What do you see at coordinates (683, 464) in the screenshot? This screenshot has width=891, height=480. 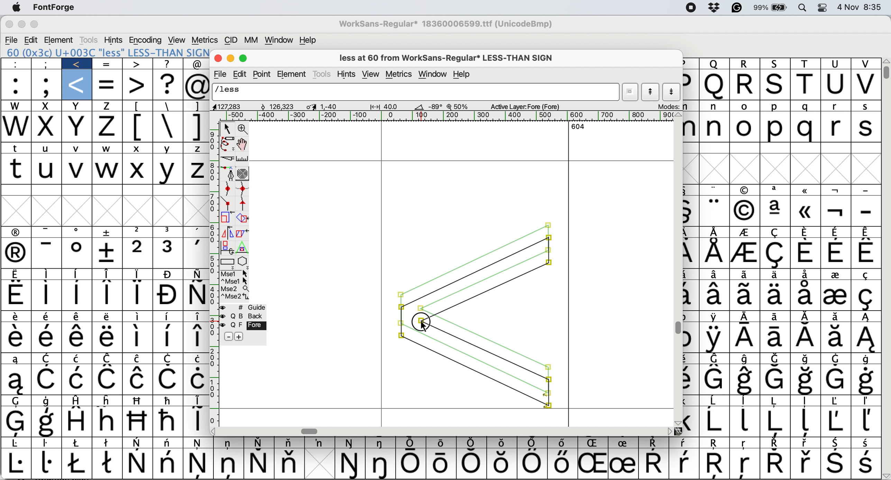 I see `Symbol` at bounding box center [683, 464].